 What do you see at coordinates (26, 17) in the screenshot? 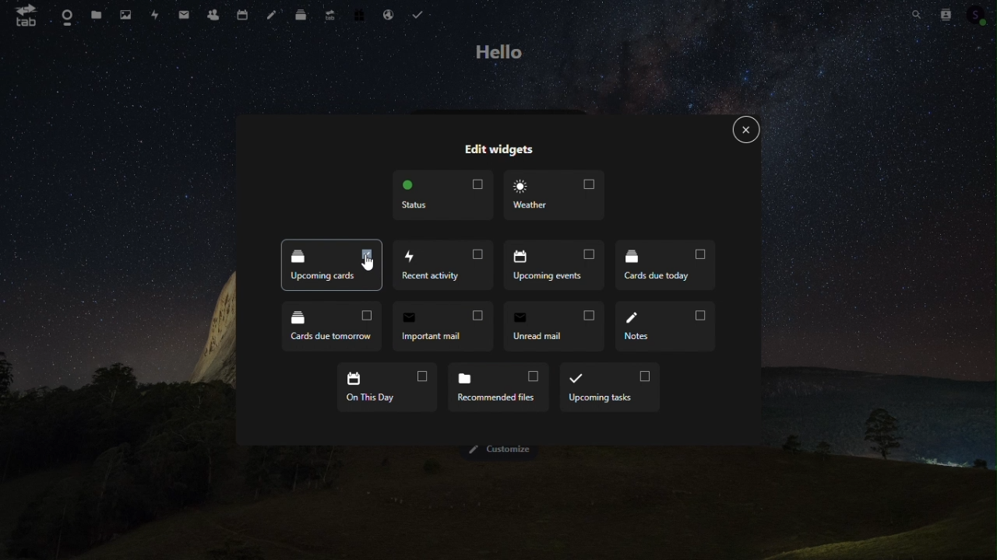
I see `tab` at bounding box center [26, 17].